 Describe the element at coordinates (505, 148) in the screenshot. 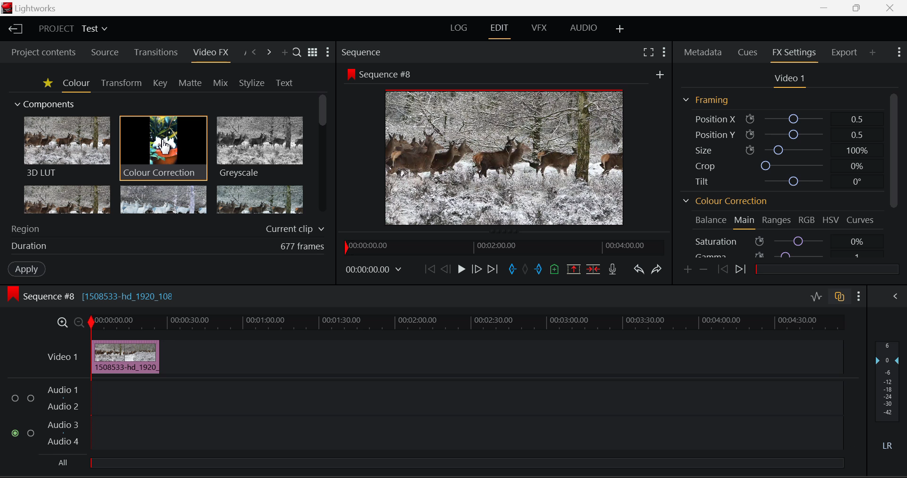

I see `Sequence #8` at that location.